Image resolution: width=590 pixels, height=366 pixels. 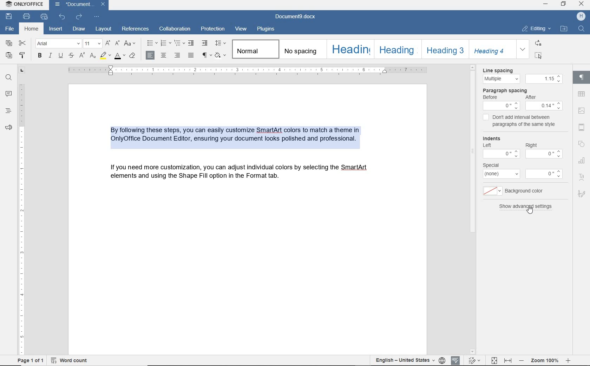 I want to click on right, so click(x=531, y=145).